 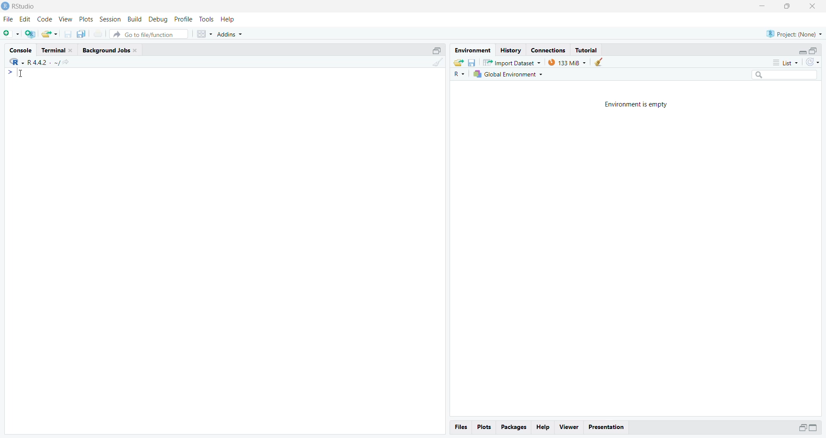 What do you see at coordinates (762, 6) in the screenshot?
I see `Minimize` at bounding box center [762, 6].